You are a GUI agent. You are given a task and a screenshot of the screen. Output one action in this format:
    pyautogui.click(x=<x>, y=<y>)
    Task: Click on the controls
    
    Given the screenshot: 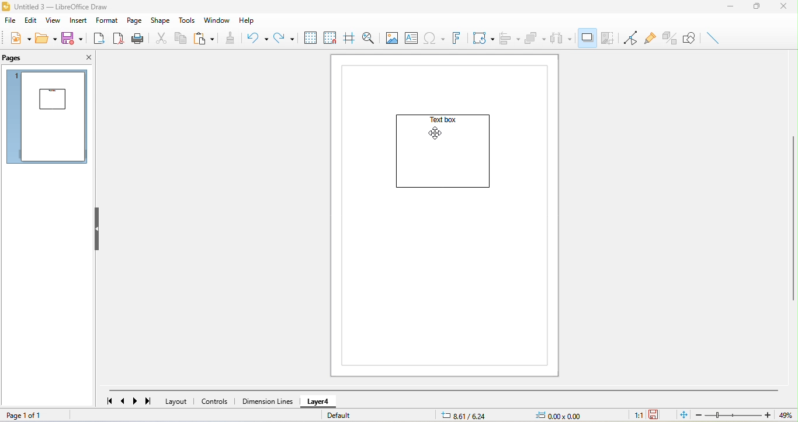 What is the action you would take?
    pyautogui.click(x=215, y=402)
    